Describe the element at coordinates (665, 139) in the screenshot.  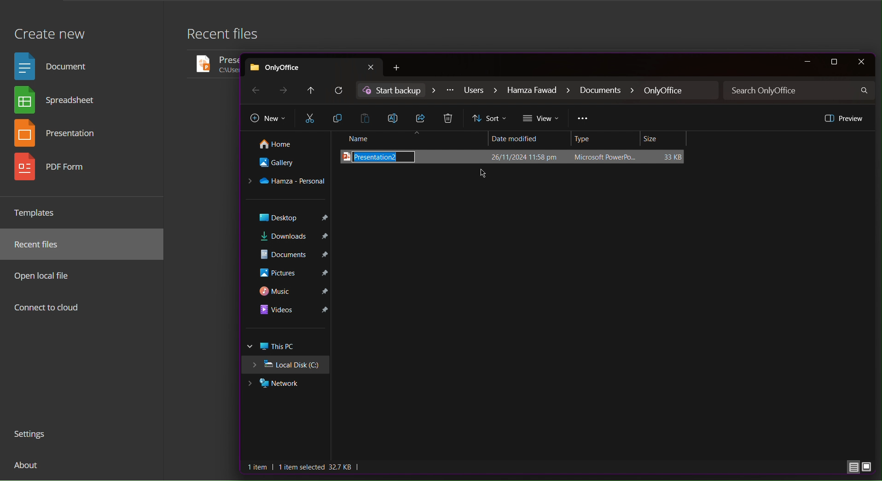
I see `Size` at that location.